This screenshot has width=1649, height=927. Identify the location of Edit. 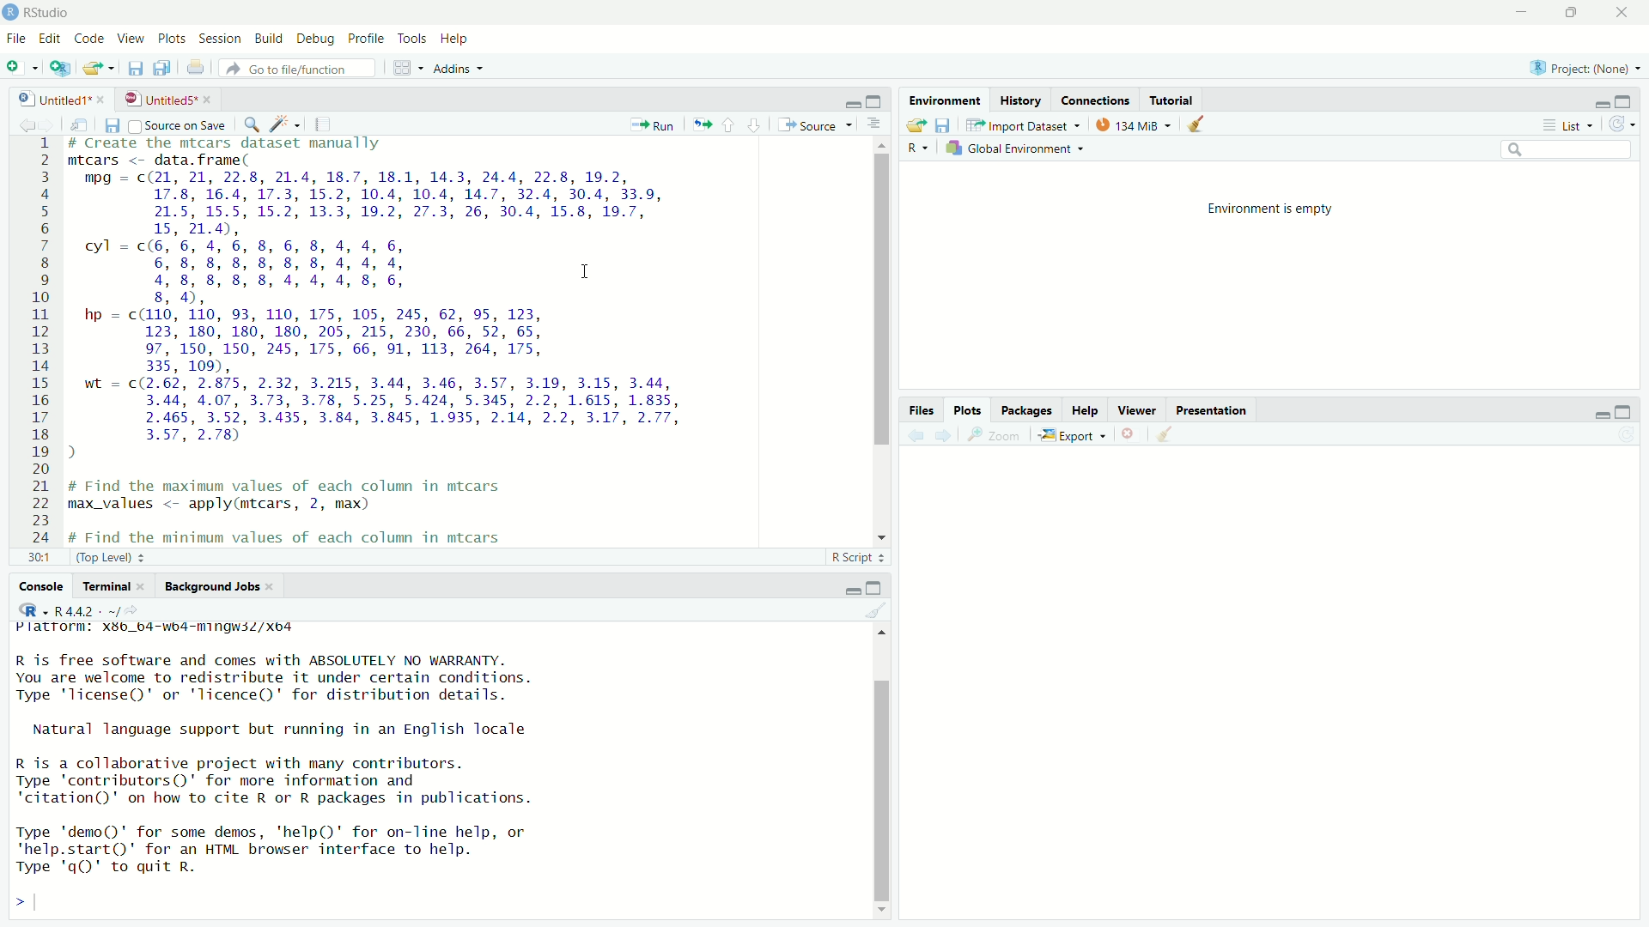
(52, 37).